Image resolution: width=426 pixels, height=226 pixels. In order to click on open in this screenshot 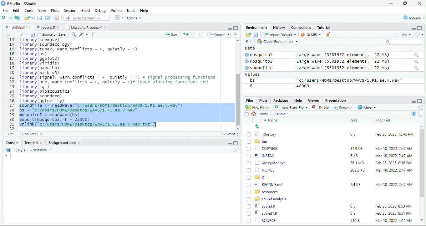, I will do `click(58, 18)`.